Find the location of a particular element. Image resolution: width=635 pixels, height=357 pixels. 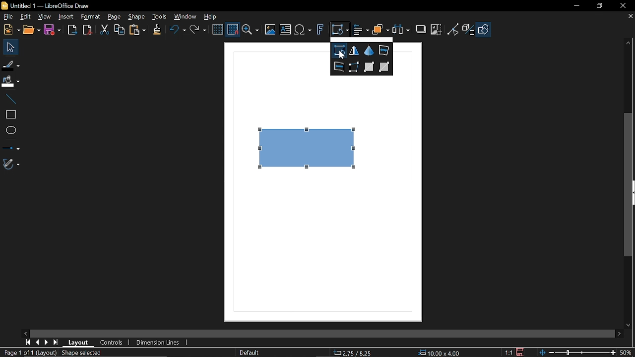

Transformation is located at coordinates (340, 31).